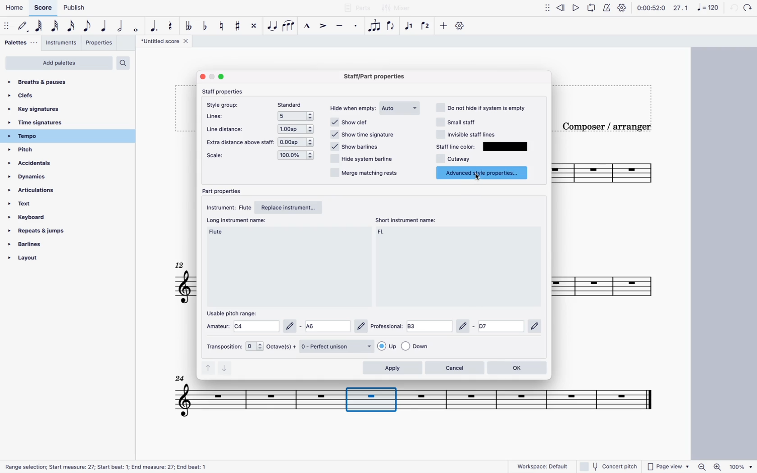  What do you see at coordinates (356, 147) in the screenshot?
I see `show barlines` at bounding box center [356, 147].